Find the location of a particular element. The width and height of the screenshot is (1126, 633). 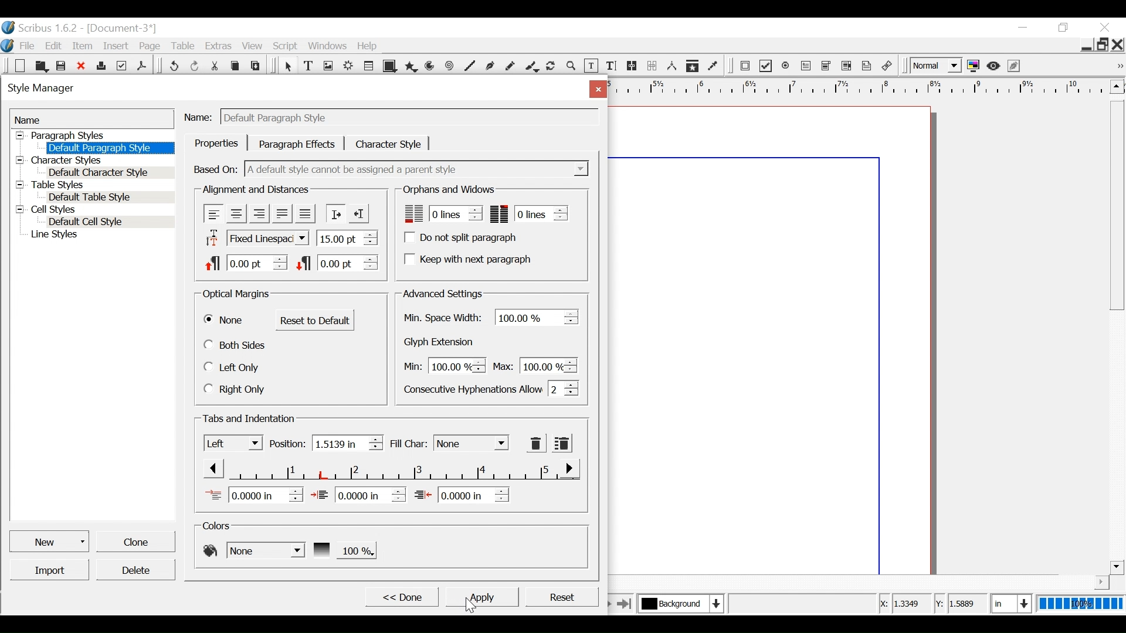

Style Manager is located at coordinates (289, 90).